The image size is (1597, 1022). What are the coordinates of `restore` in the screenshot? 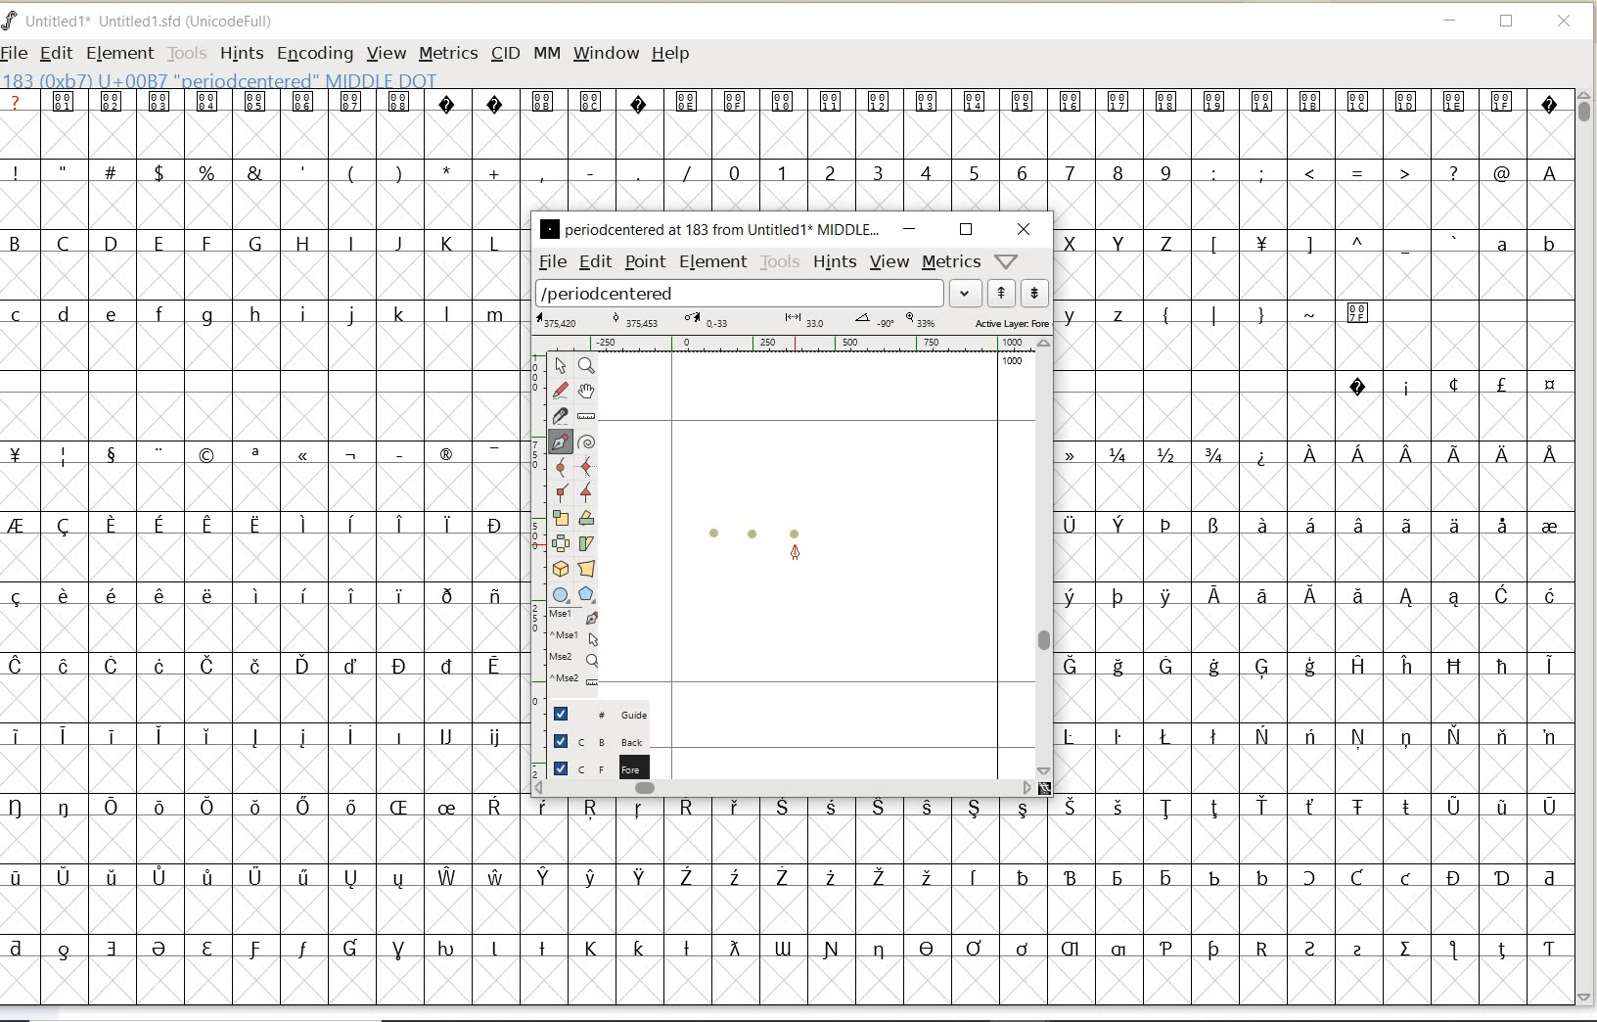 It's located at (966, 228).